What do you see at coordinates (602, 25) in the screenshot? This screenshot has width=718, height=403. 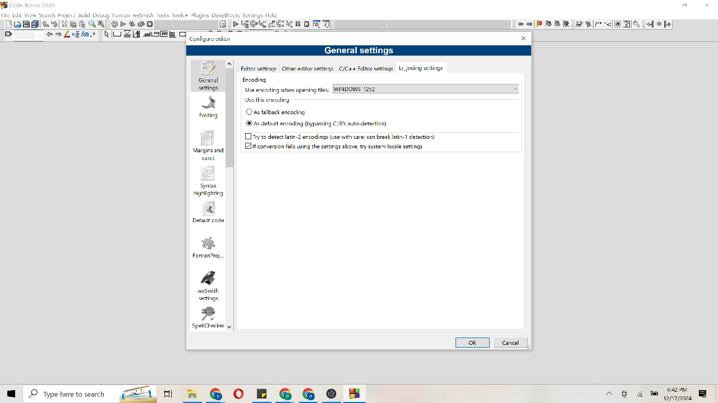 I see `changes to image` at bounding box center [602, 25].